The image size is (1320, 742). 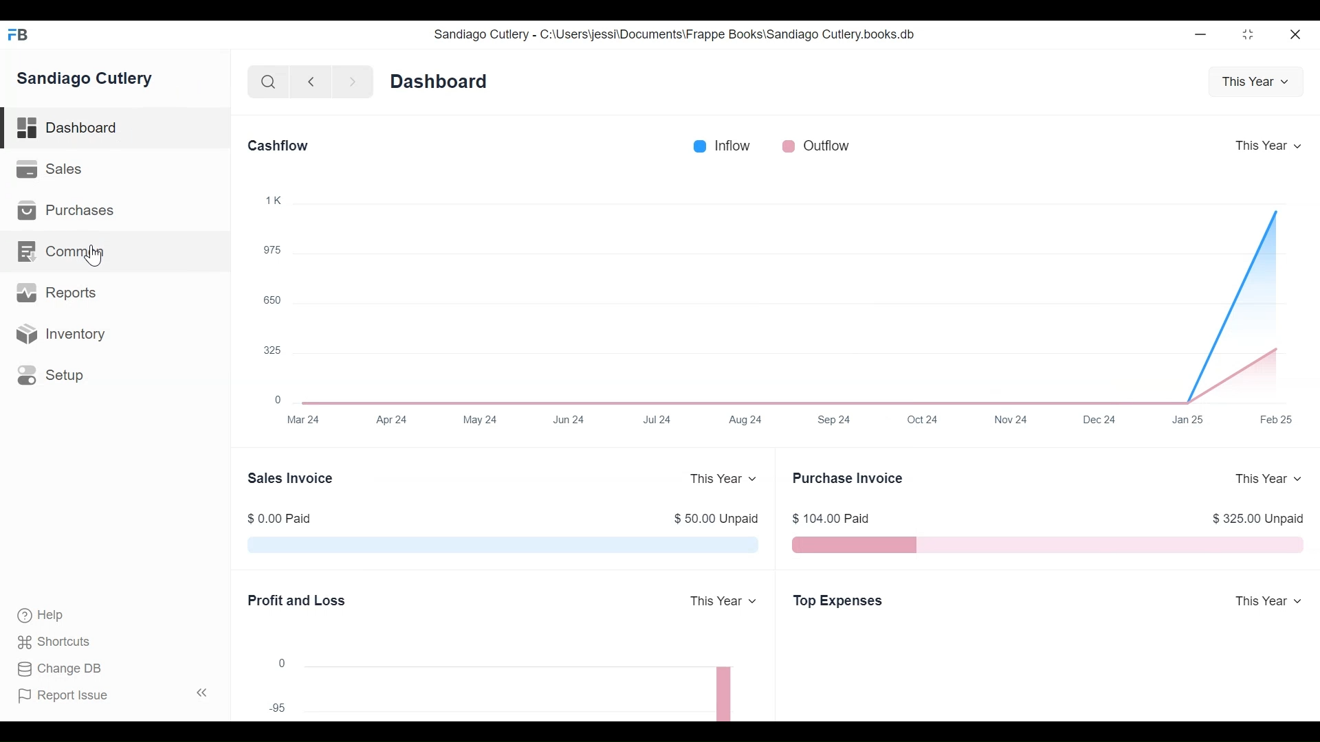 What do you see at coordinates (701, 146) in the screenshot?
I see `Inflow color bar` at bounding box center [701, 146].